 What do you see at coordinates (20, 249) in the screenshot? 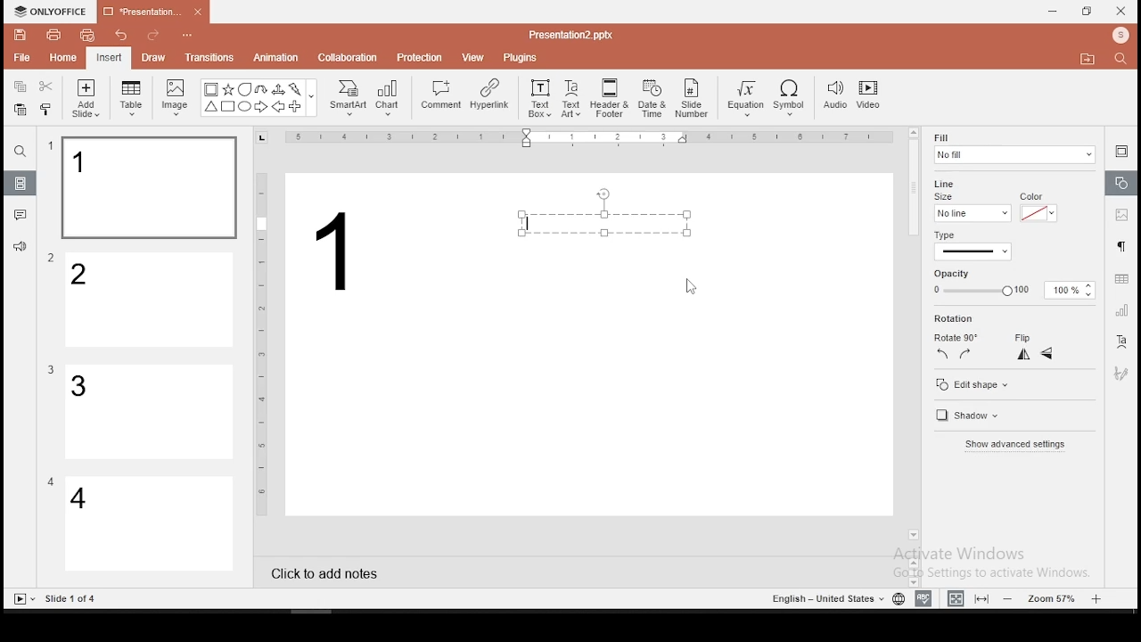
I see `support and feedback` at bounding box center [20, 249].